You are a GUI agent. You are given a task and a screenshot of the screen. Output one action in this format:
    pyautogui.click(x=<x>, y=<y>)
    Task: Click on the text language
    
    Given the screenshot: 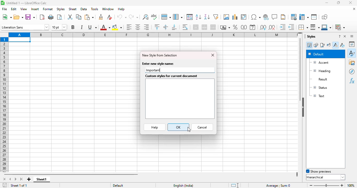 What is the action you would take?
    pyautogui.click(x=183, y=186)
    